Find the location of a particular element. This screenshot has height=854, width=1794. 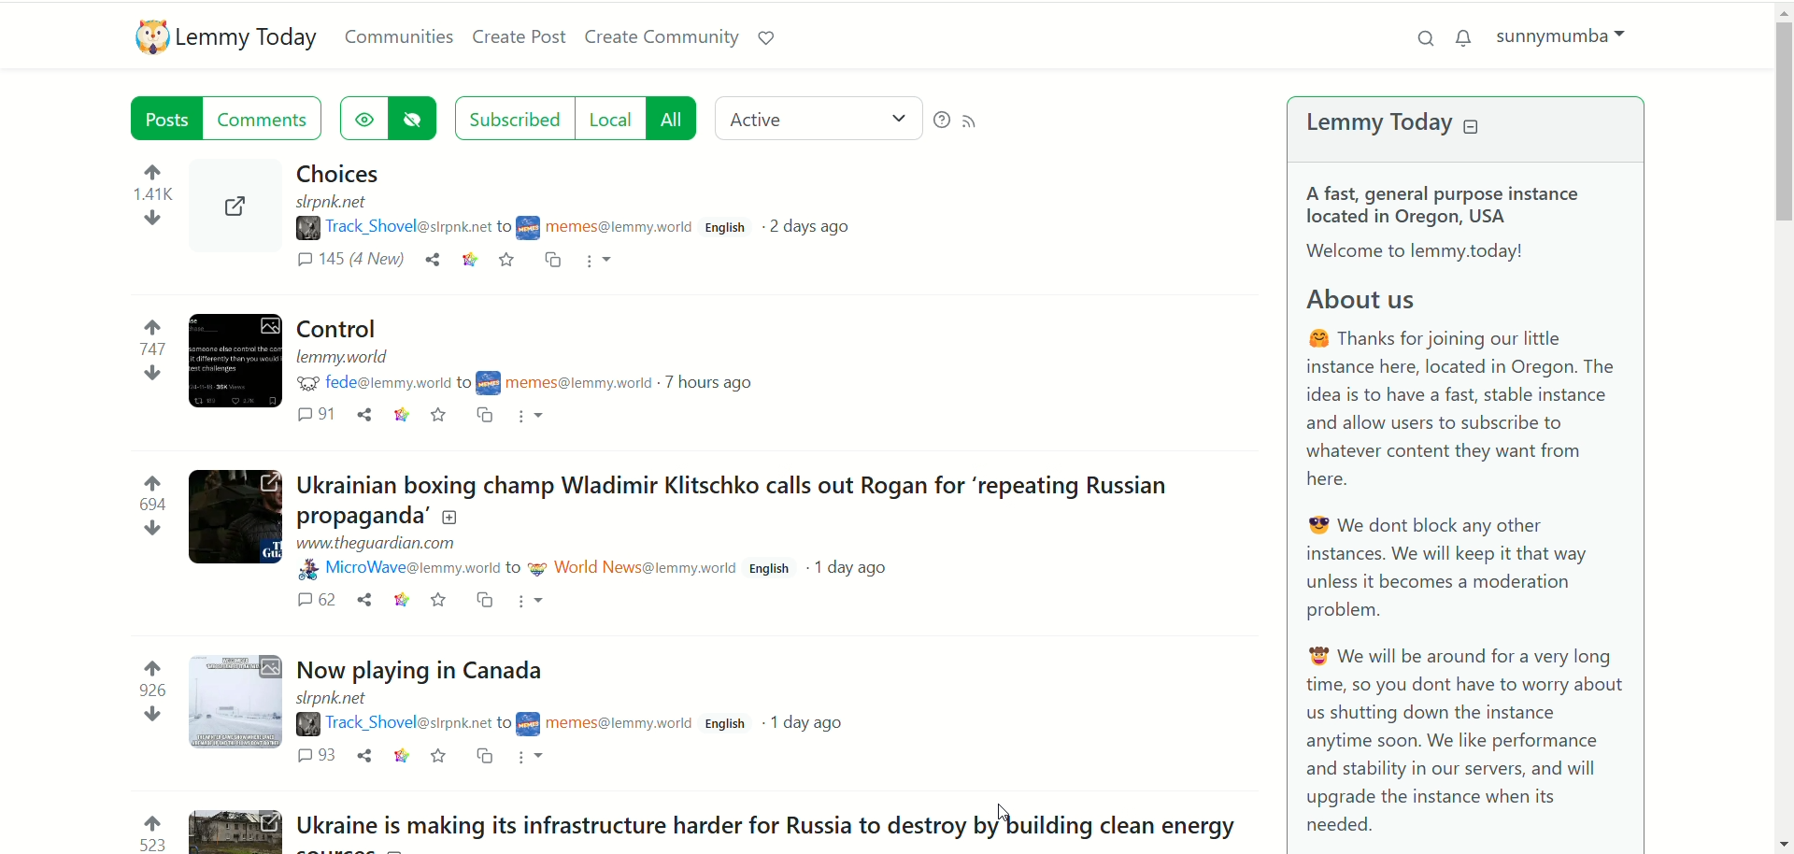

link is located at coordinates (403, 600).